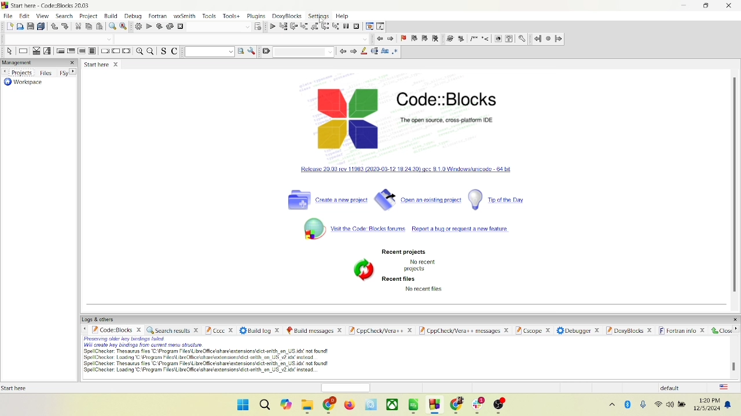  Describe the element at coordinates (7, 16) in the screenshot. I see `file` at that location.